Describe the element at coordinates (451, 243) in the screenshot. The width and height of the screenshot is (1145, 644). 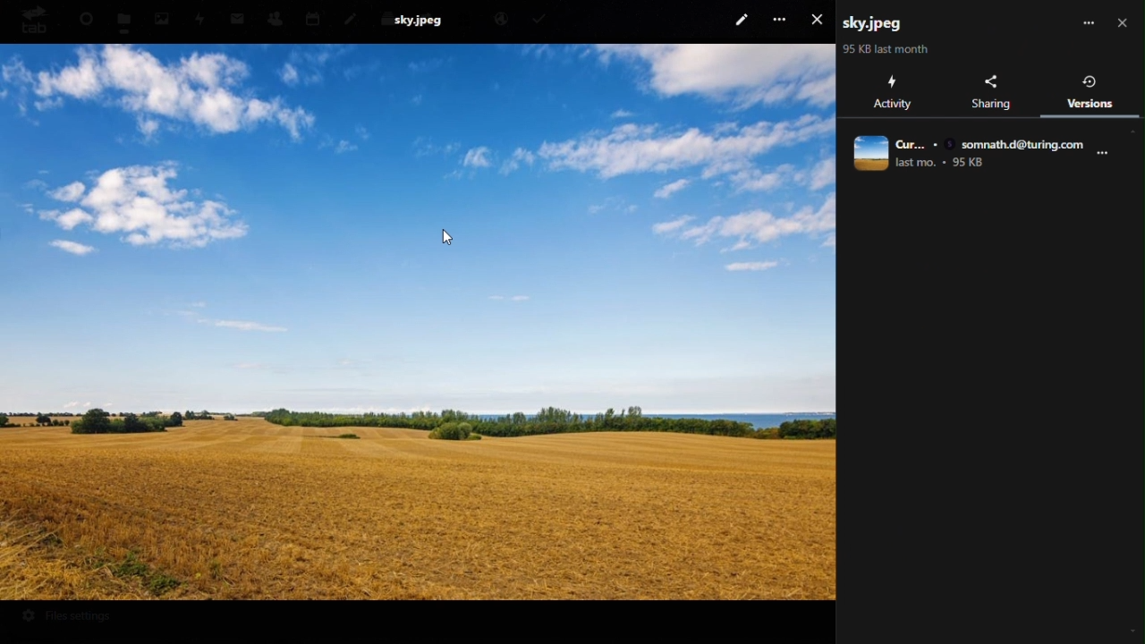
I see `Cursor` at that location.